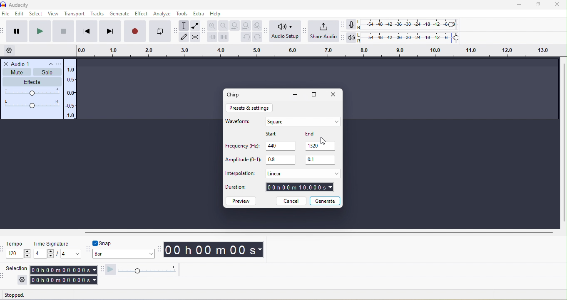 This screenshot has width=567, height=300. I want to click on tempo, so click(15, 243).